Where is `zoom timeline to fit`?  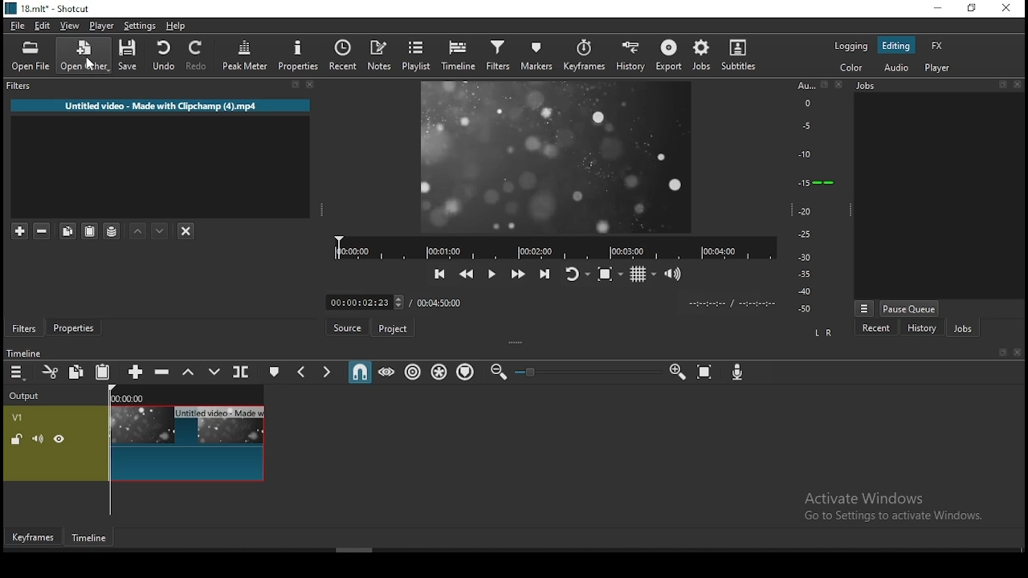
zoom timeline to fit is located at coordinates (704, 372).